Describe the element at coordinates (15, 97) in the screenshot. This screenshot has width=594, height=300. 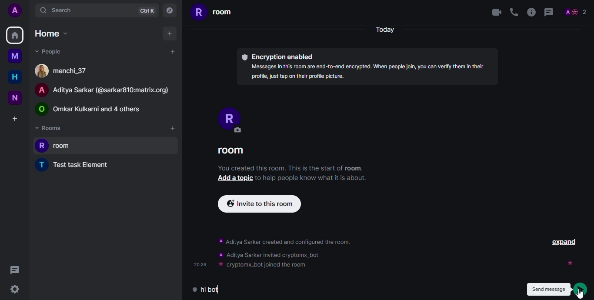
I see `new` at that location.